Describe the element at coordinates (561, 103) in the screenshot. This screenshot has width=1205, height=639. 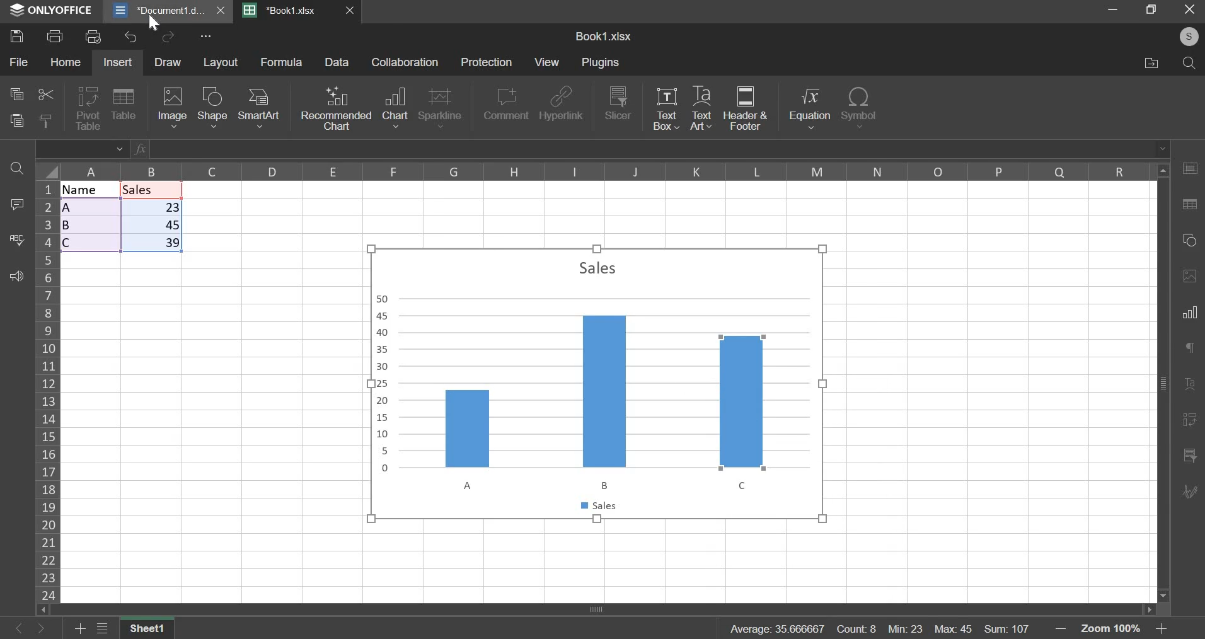
I see `hyperlink` at that location.